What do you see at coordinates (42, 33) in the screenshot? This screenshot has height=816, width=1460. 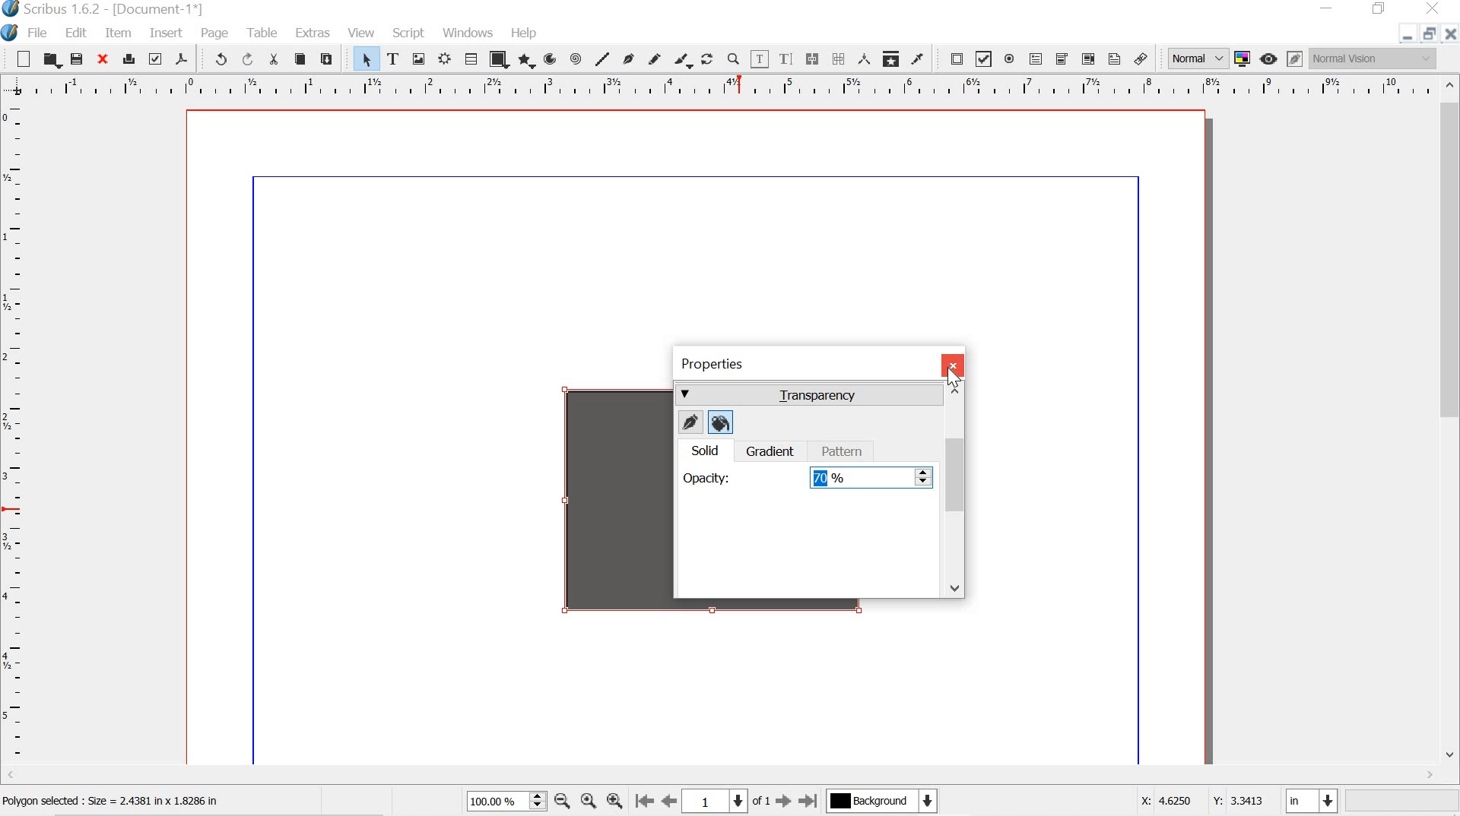 I see `file` at bounding box center [42, 33].